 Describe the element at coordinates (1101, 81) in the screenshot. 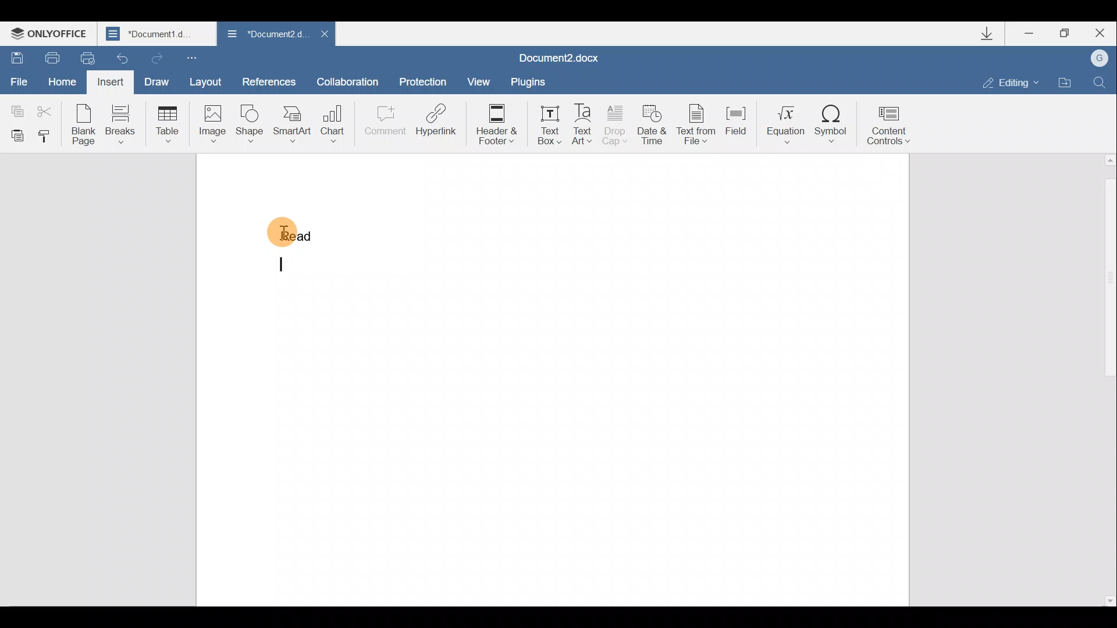

I see `Find` at that location.